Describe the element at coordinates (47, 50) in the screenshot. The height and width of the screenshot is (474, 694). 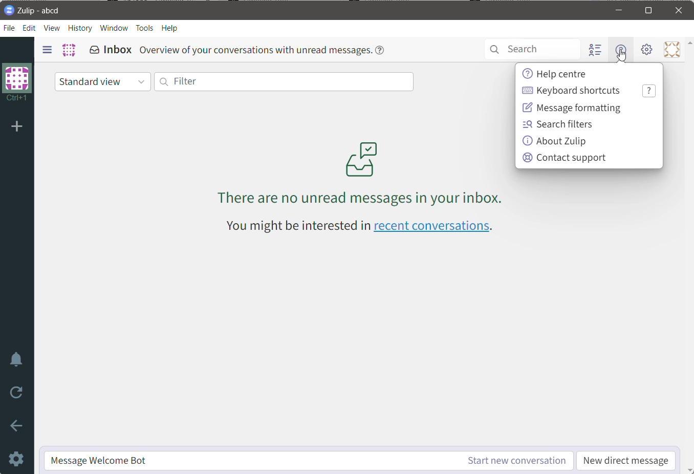
I see `Show/Hide left sidebar` at that location.